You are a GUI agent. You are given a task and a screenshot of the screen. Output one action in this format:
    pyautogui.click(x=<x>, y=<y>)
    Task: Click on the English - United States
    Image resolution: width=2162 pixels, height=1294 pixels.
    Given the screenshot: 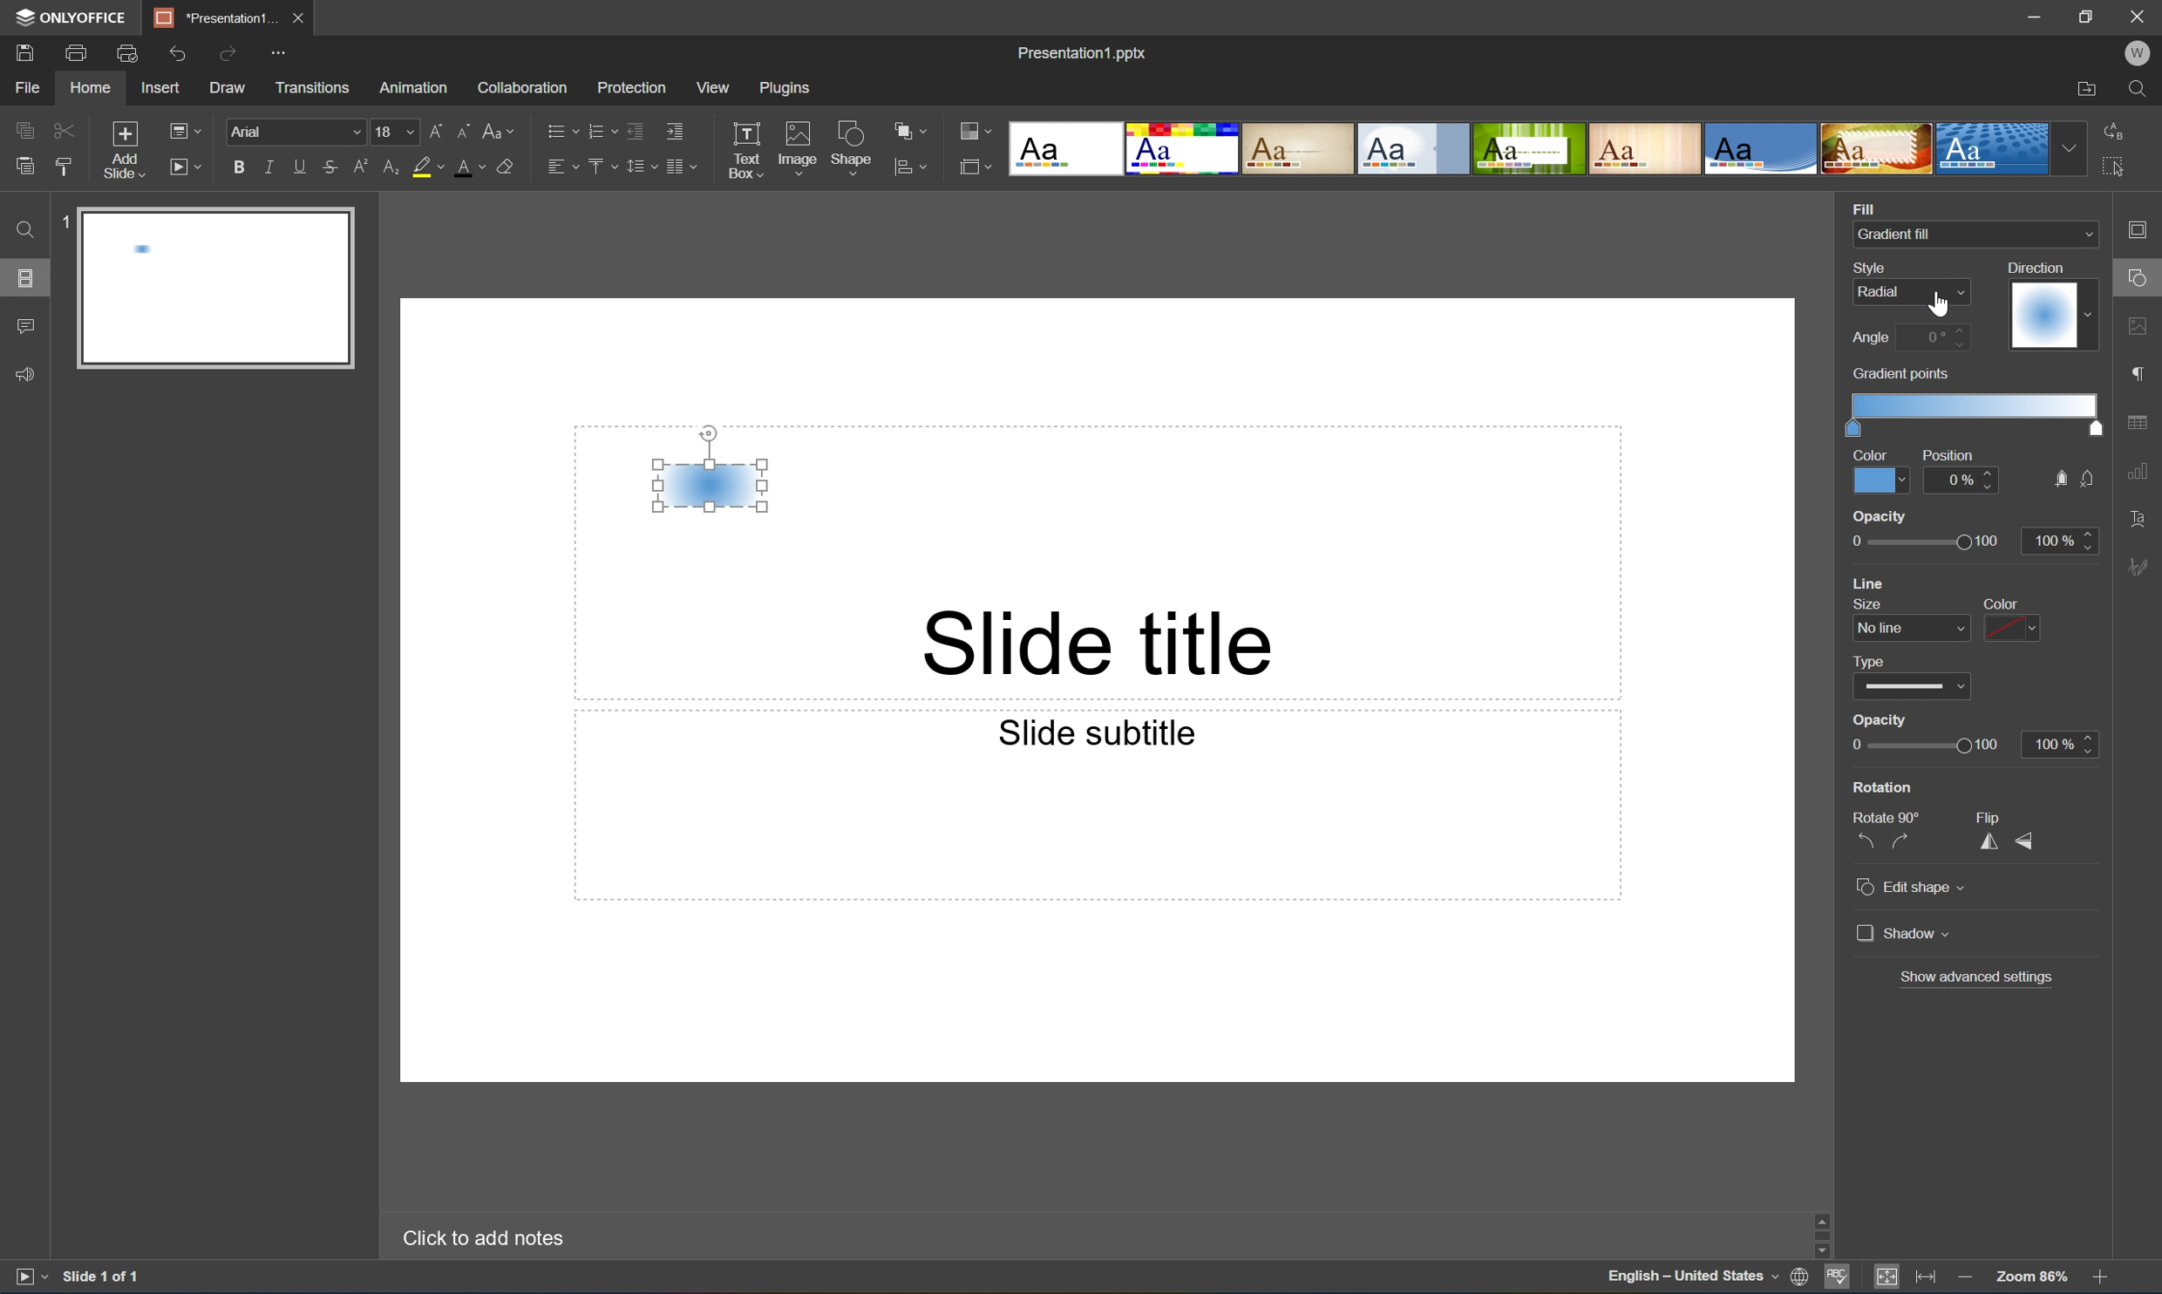 What is the action you would take?
    pyautogui.click(x=1692, y=1278)
    